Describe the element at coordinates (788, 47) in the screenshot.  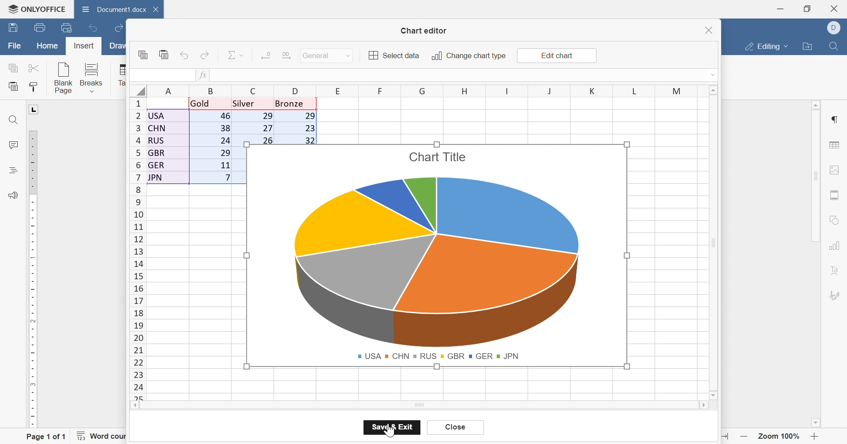
I see `Drop Down` at that location.